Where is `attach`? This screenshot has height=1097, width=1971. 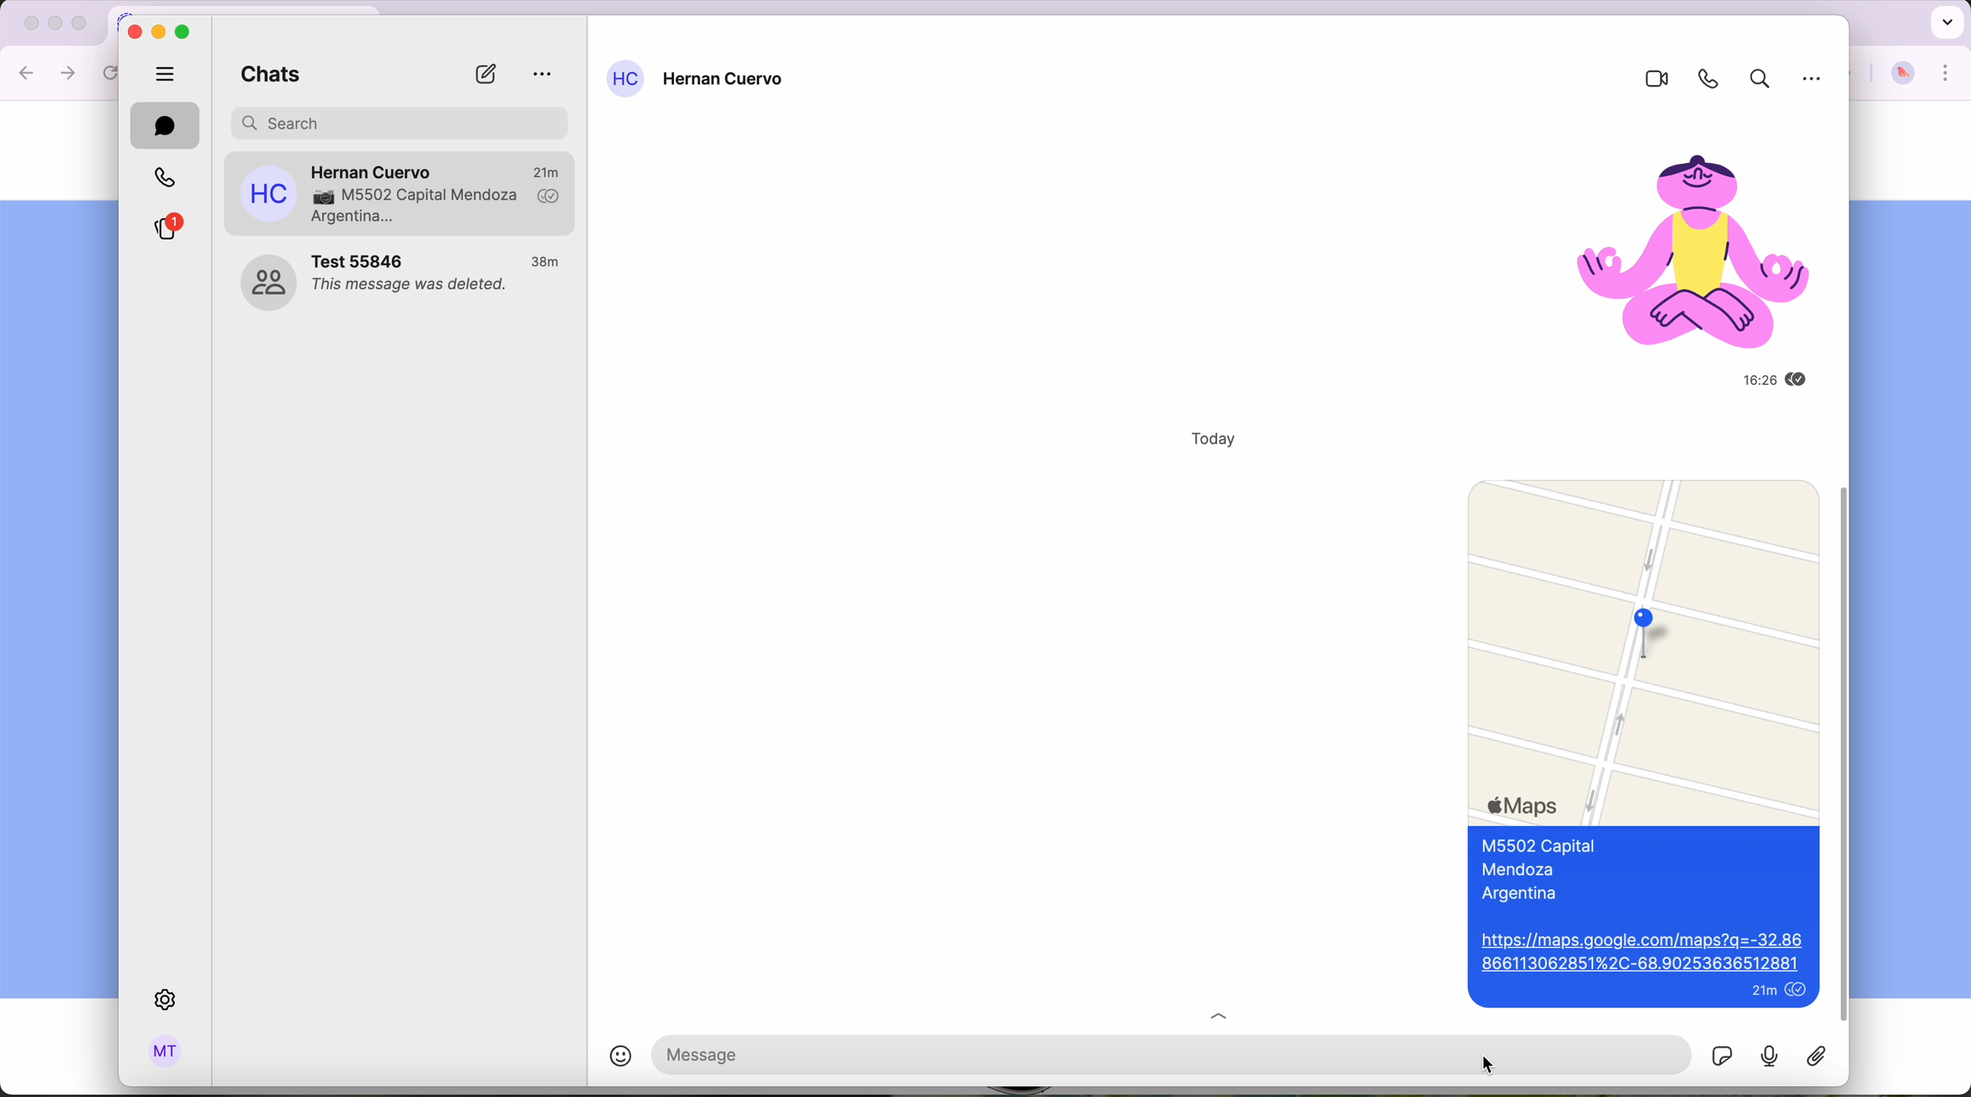 attach is located at coordinates (1823, 1056).